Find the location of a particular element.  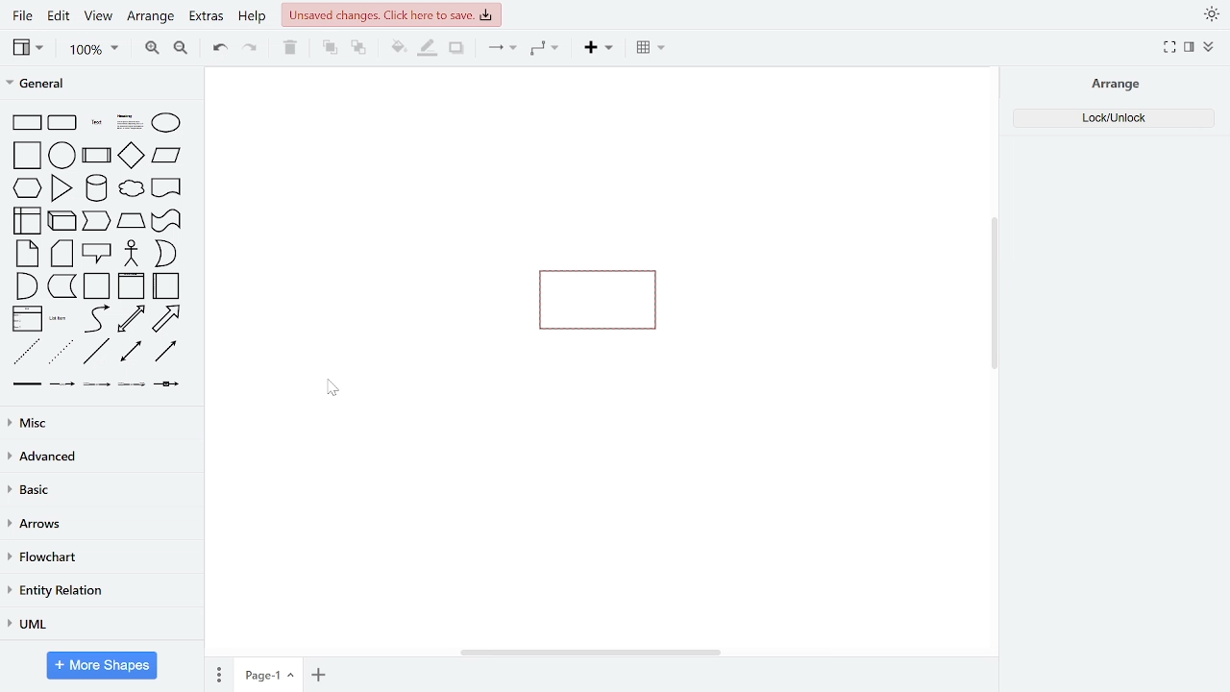

view is located at coordinates (31, 48).